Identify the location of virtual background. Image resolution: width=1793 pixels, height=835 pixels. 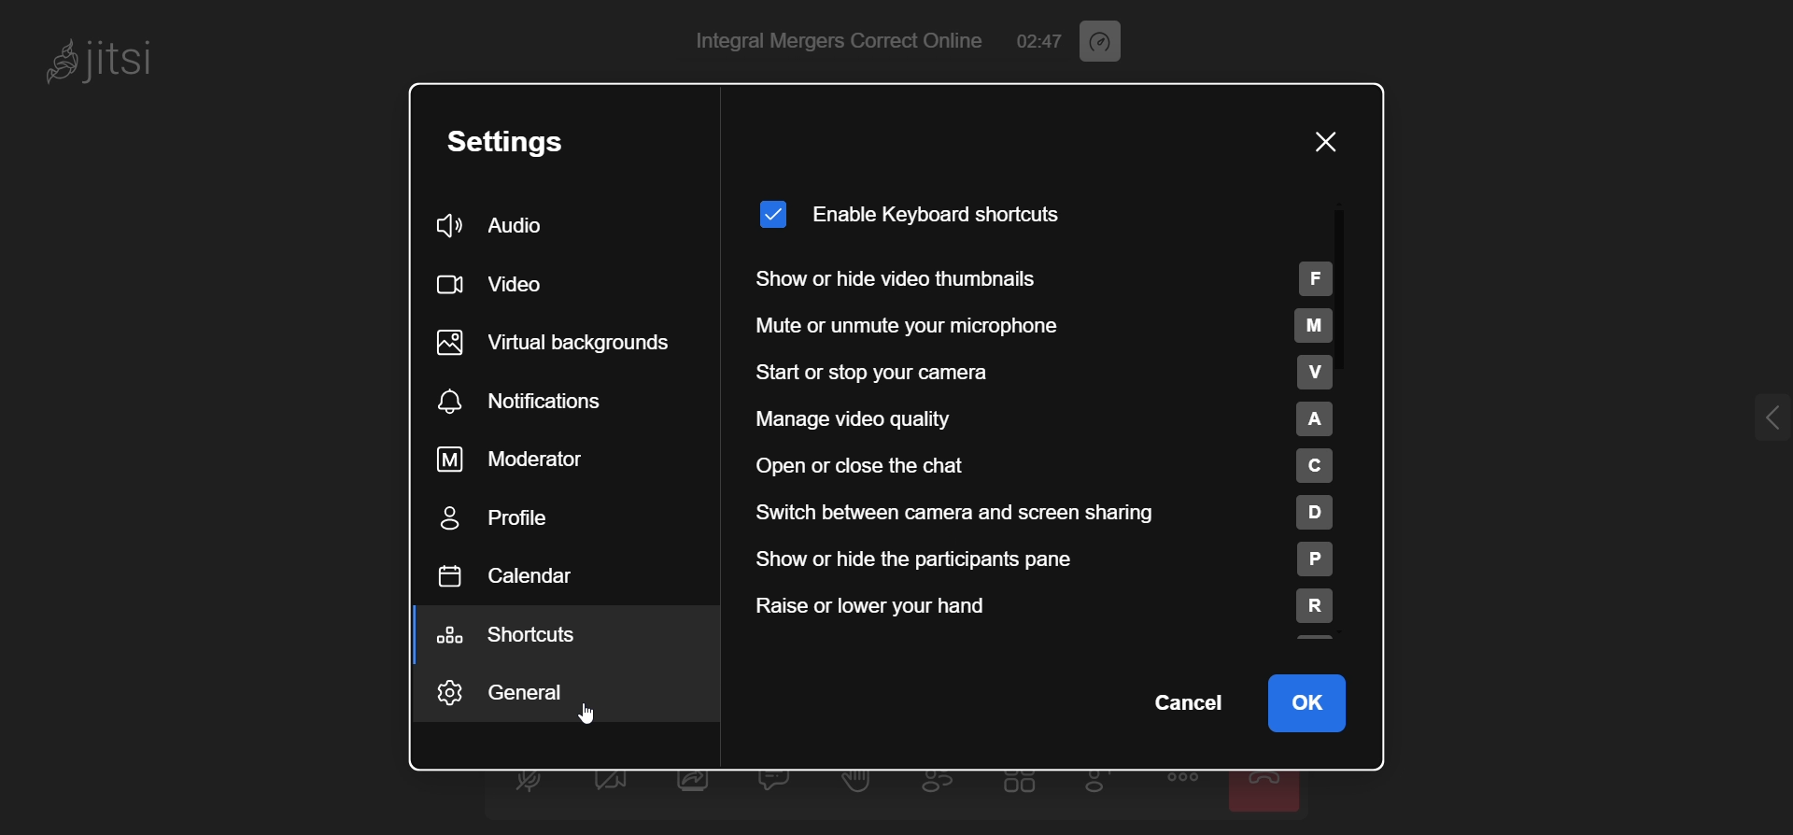
(563, 343).